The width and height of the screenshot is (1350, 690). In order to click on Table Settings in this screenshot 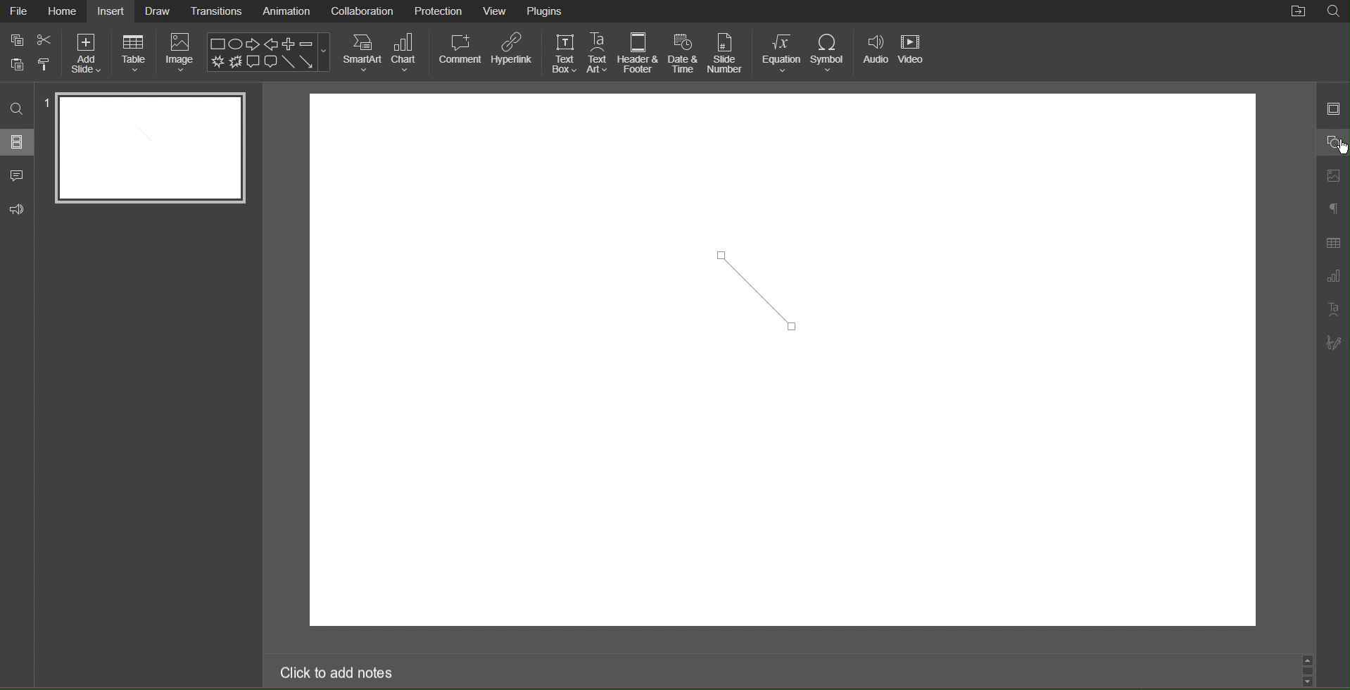, I will do `click(1333, 242)`.